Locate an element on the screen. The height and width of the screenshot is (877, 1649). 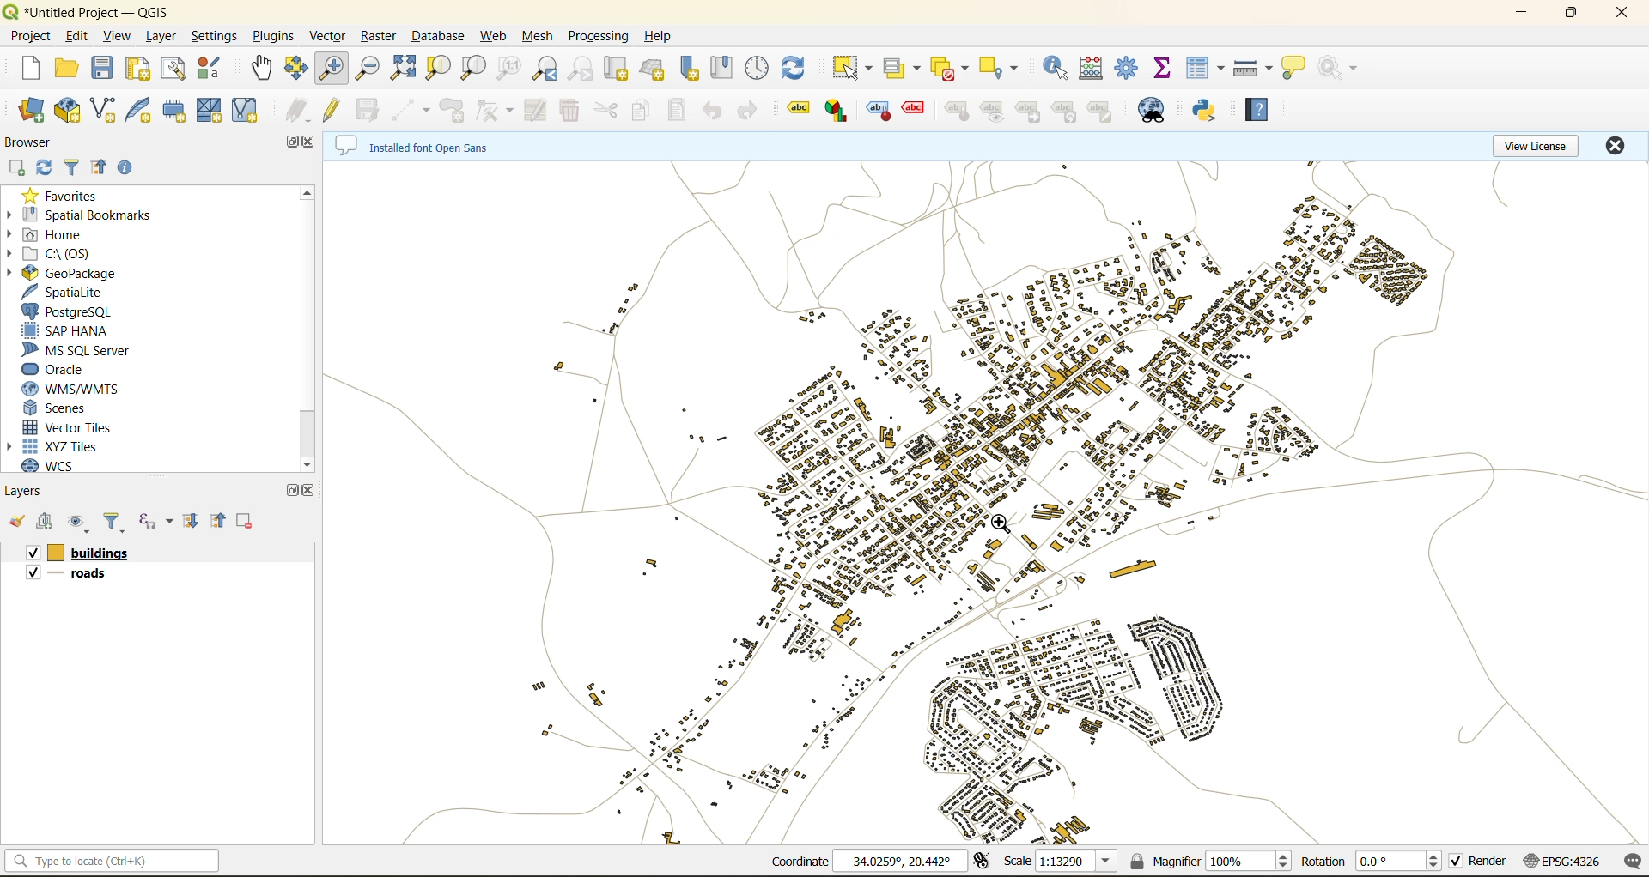
open data source manager is located at coordinates (32, 112).